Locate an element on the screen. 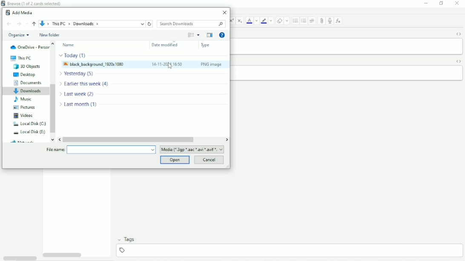 The height and width of the screenshot is (261, 465). Toggle HTML Editor is located at coordinates (460, 34).